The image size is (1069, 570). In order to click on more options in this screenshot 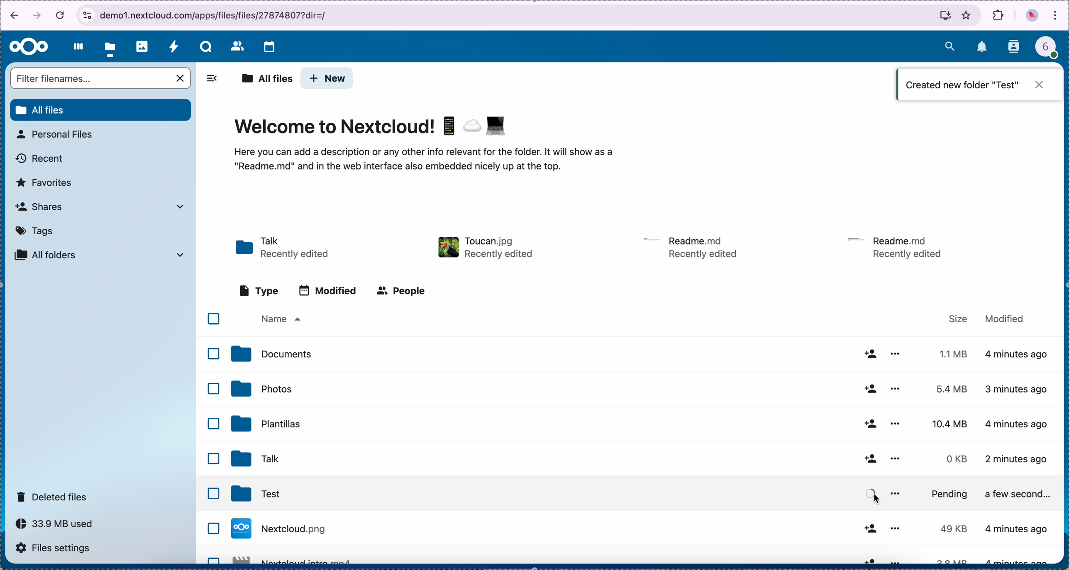, I will do `click(894, 528)`.